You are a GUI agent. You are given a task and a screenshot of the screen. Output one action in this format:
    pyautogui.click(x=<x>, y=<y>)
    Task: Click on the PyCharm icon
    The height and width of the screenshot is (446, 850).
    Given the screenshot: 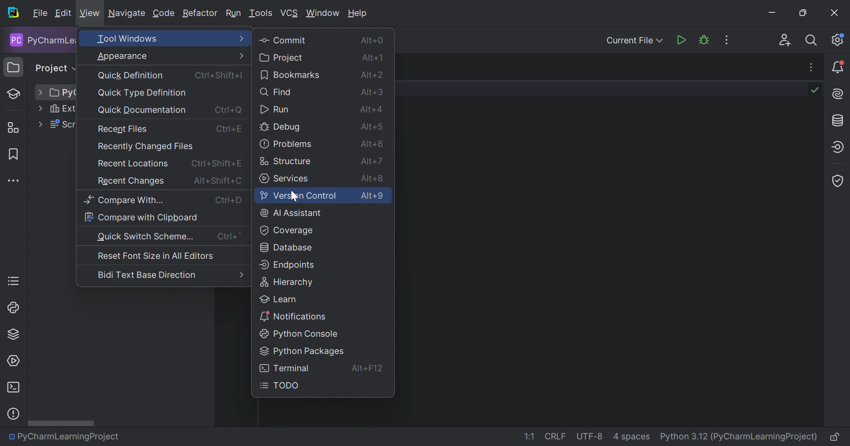 What is the action you would take?
    pyautogui.click(x=15, y=13)
    